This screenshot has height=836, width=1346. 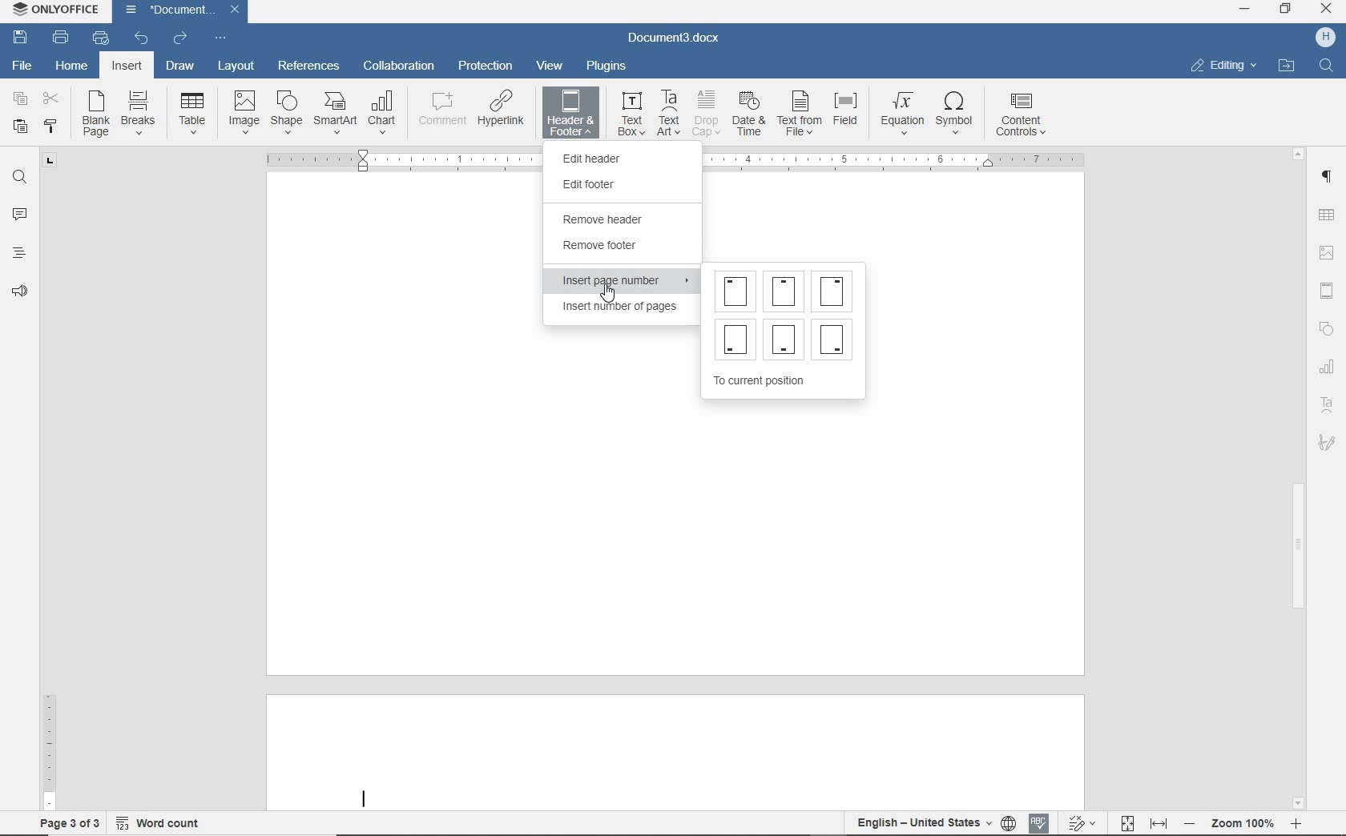 I want to click on Signature, so click(x=1324, y=448).